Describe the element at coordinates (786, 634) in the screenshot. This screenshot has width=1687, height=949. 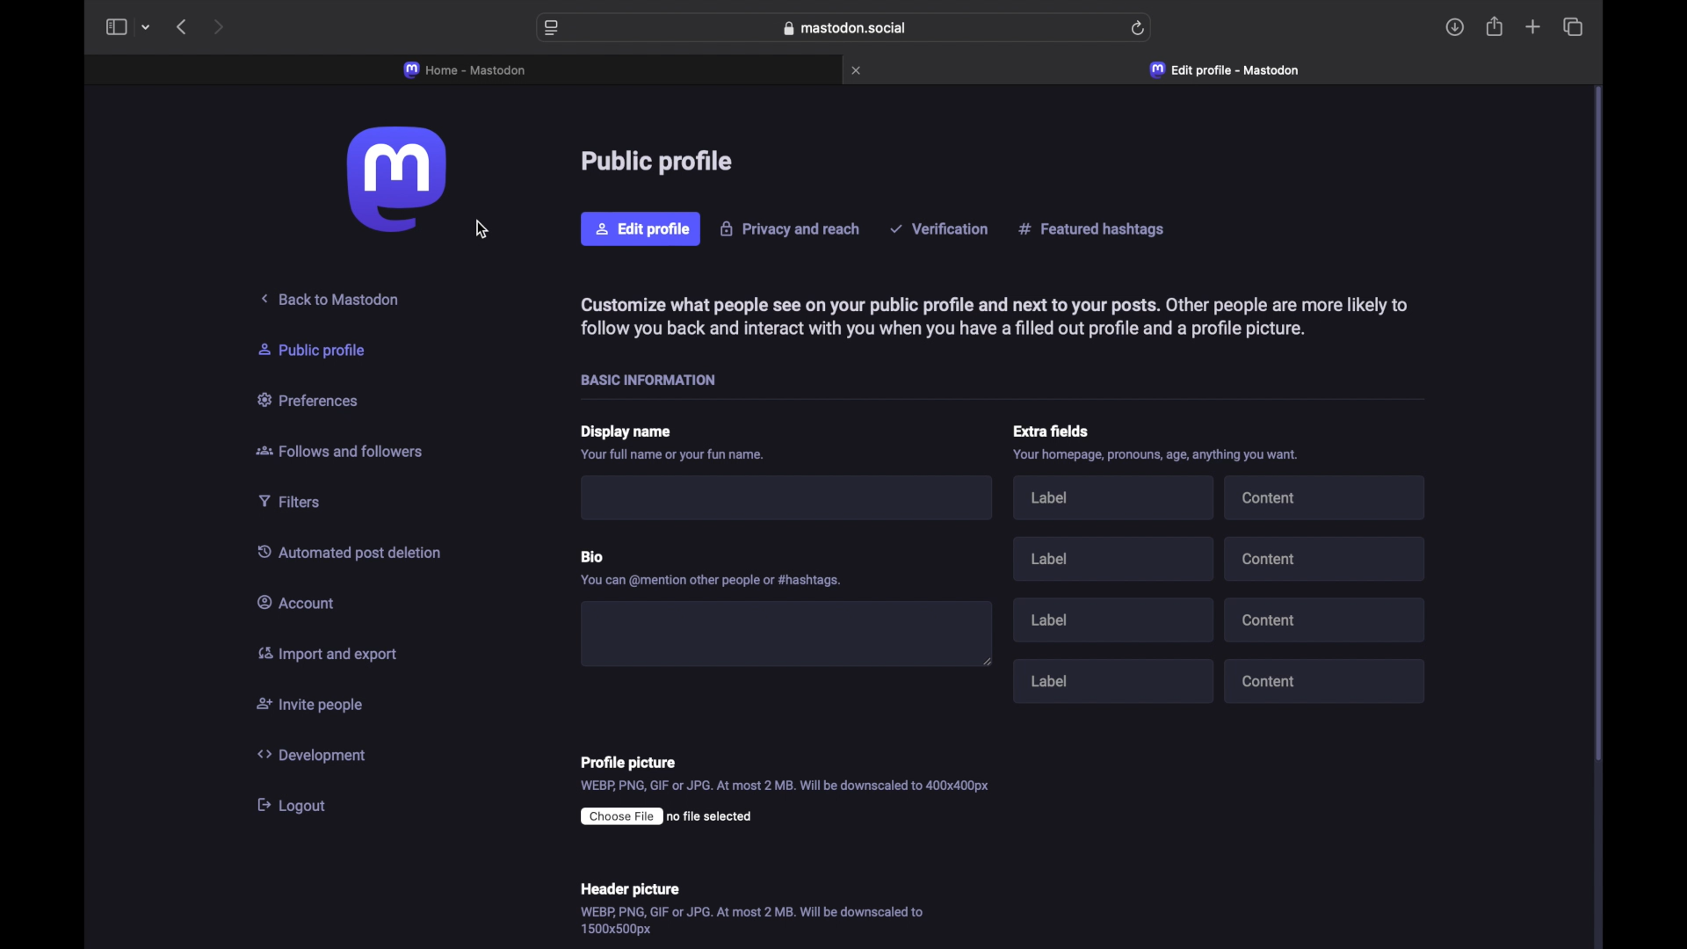
I see `bio text field` at that location.